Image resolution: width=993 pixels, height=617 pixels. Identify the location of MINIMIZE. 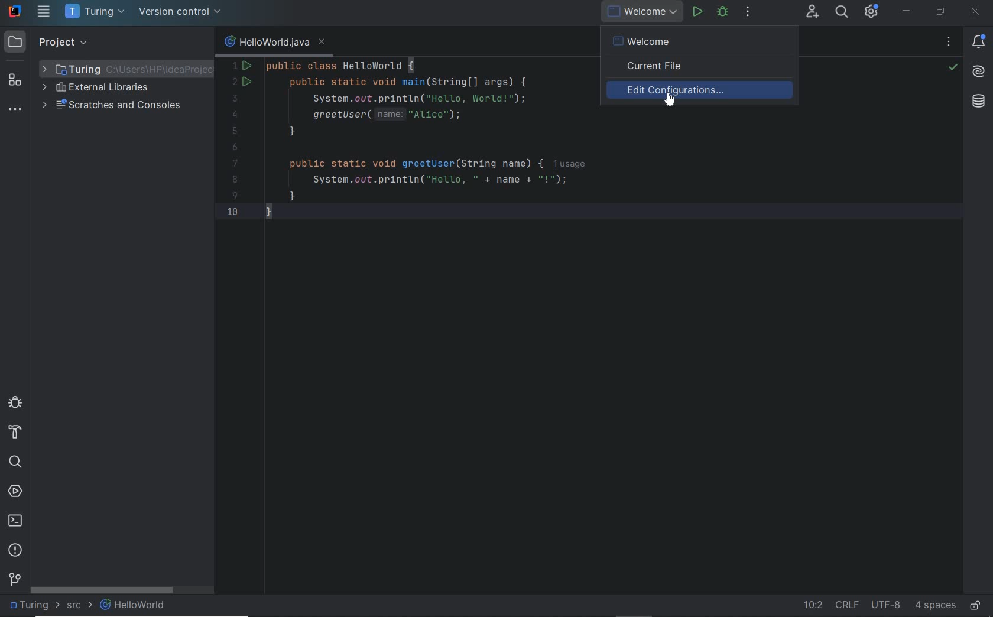
(906, 11).